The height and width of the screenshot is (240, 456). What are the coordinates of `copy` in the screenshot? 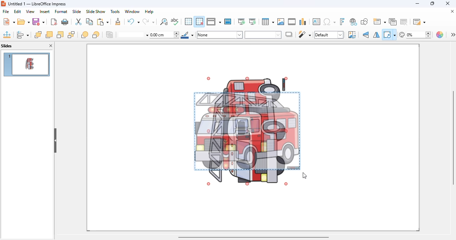 It's located at (89, 22).